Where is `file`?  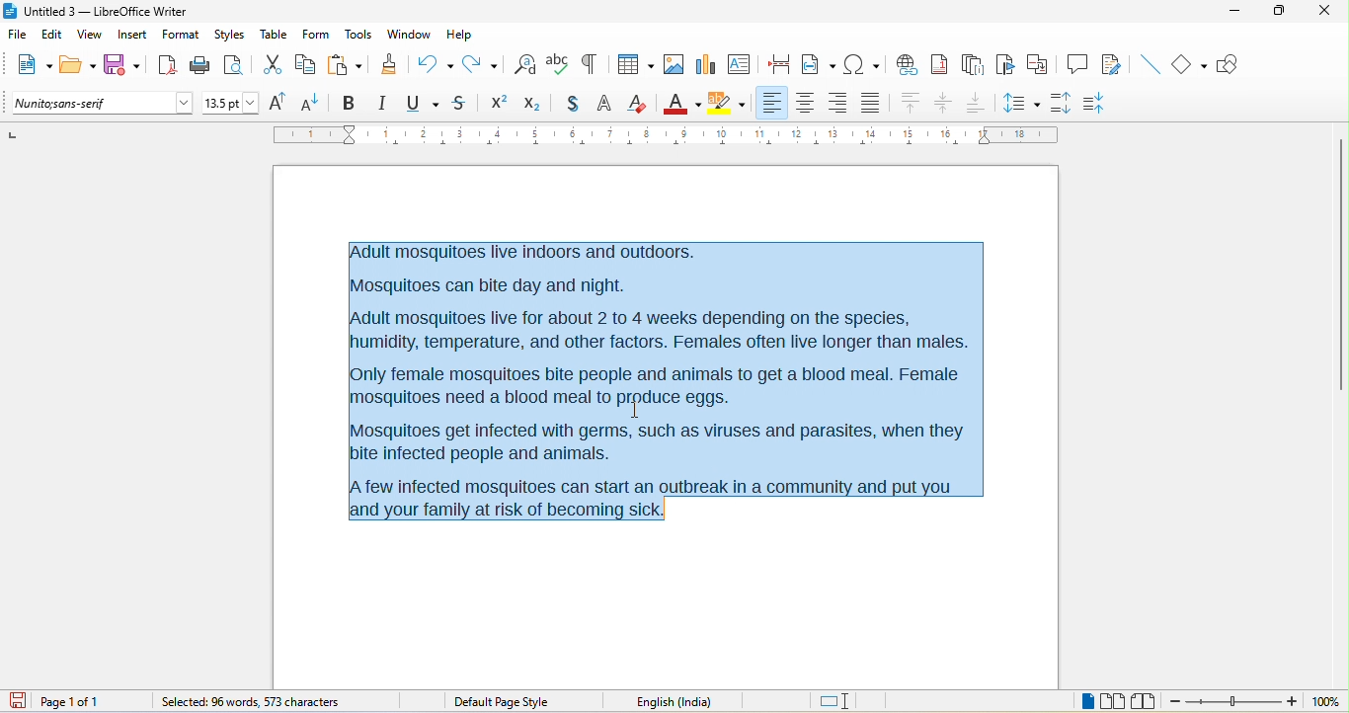 file is located at coordinates (18, 36).